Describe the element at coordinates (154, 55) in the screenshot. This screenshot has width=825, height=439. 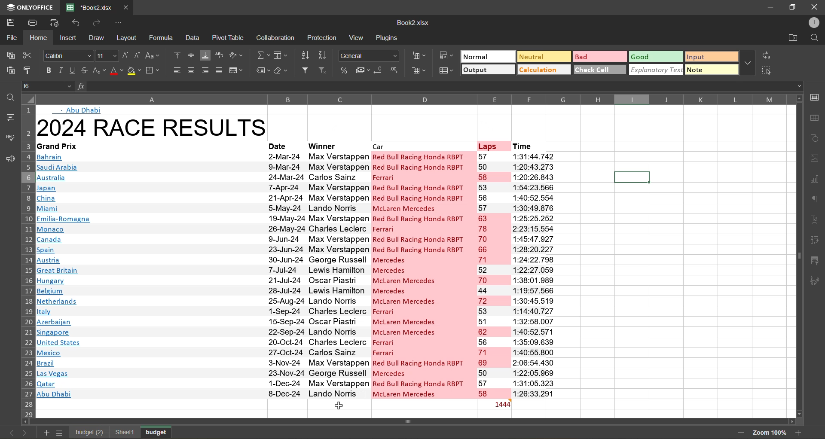
I see `change case` at that location.